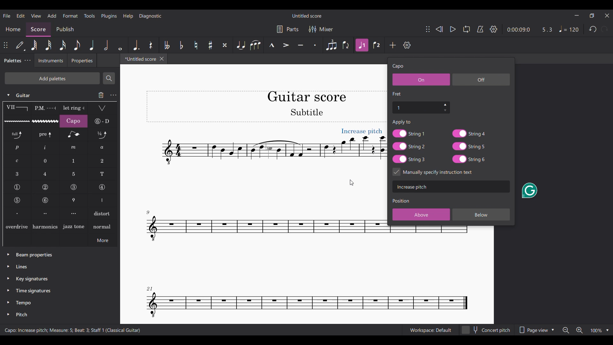 This screenshot has width=613, height=345. I want to click on 16th note, so click(63, 45).